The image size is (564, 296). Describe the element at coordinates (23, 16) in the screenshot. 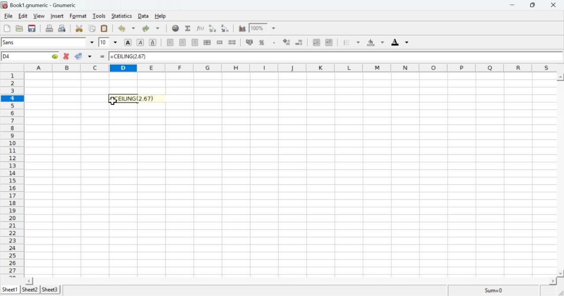

I see `Edit` at that location.